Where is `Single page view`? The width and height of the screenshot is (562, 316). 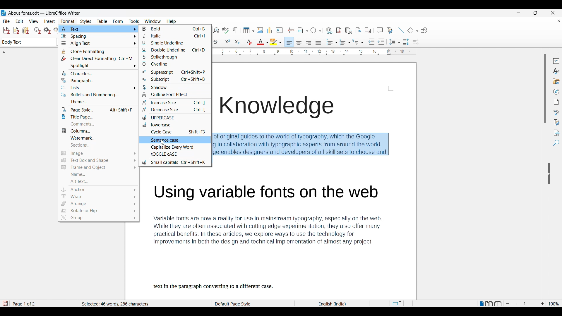
Single page view is located at coordinates (482, 304).